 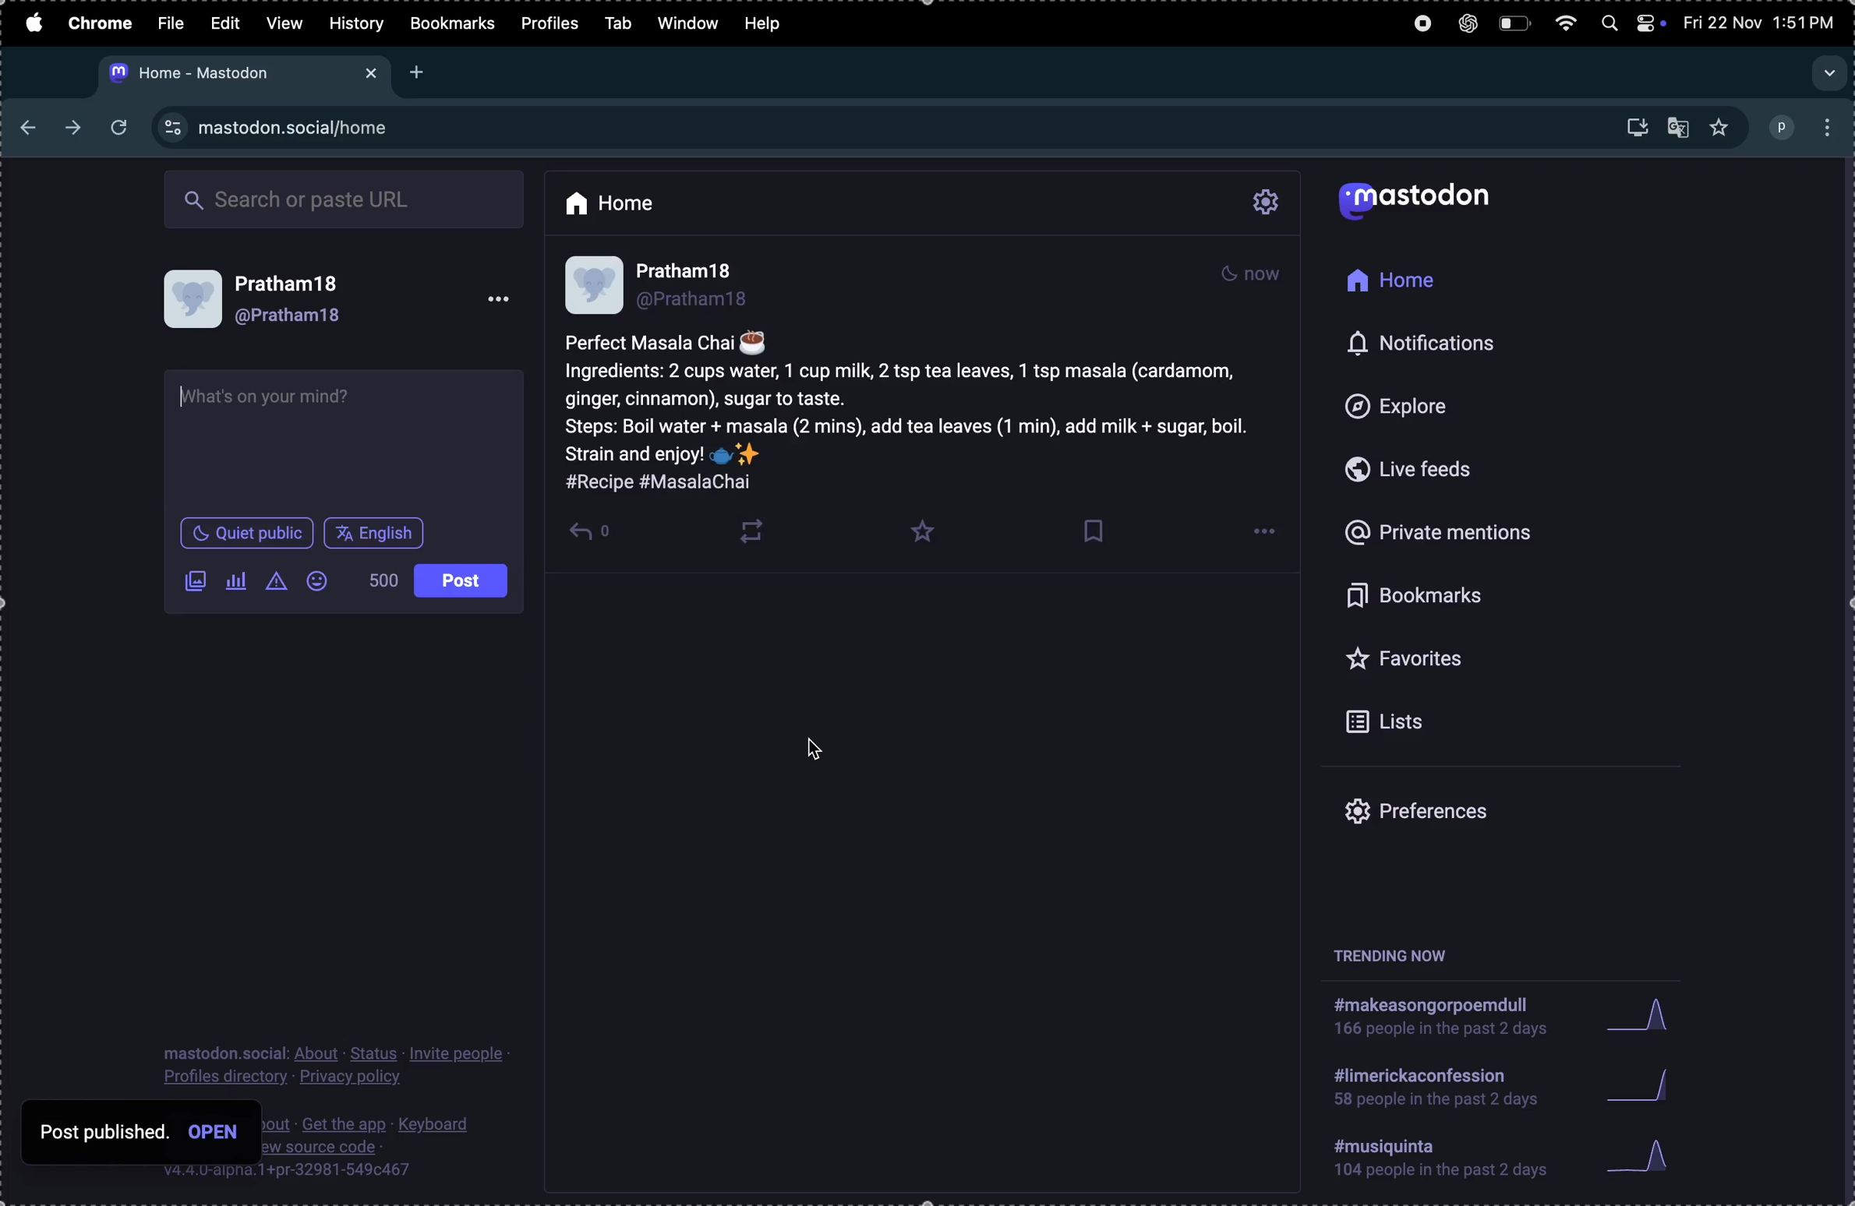 What do you see at coordinates (1447, 723) in the screenshot?
I see `lists` at bounding box center [1447, 723].